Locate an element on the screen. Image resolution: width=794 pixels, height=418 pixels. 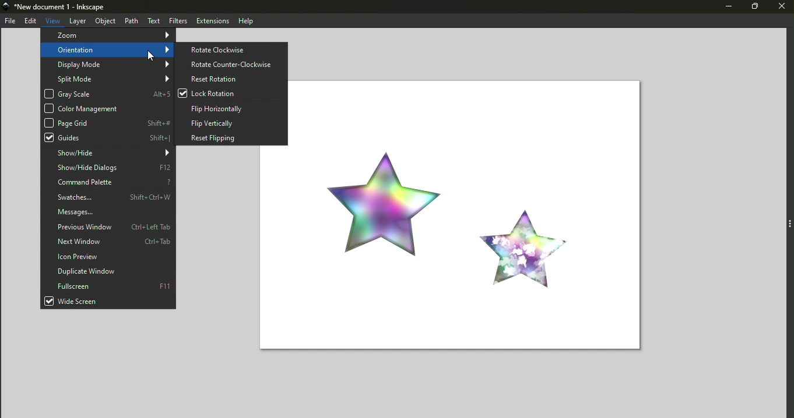
Close is located at coordinates (781, 8).